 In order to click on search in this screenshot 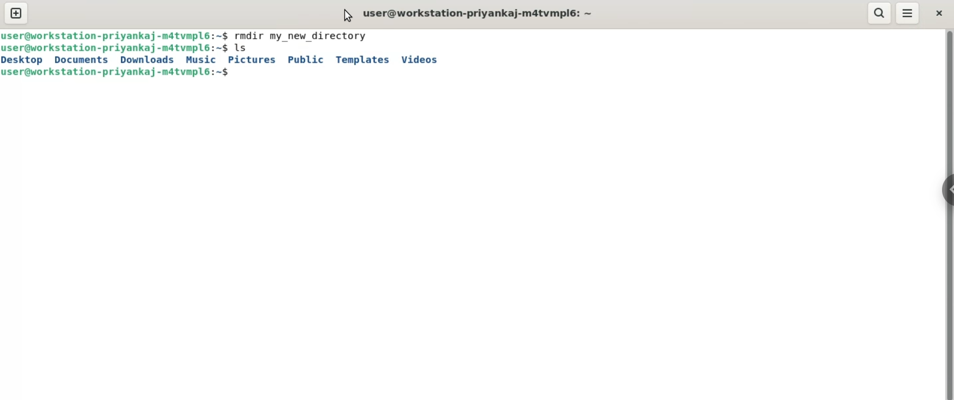, I will do `click(878, 13)`.